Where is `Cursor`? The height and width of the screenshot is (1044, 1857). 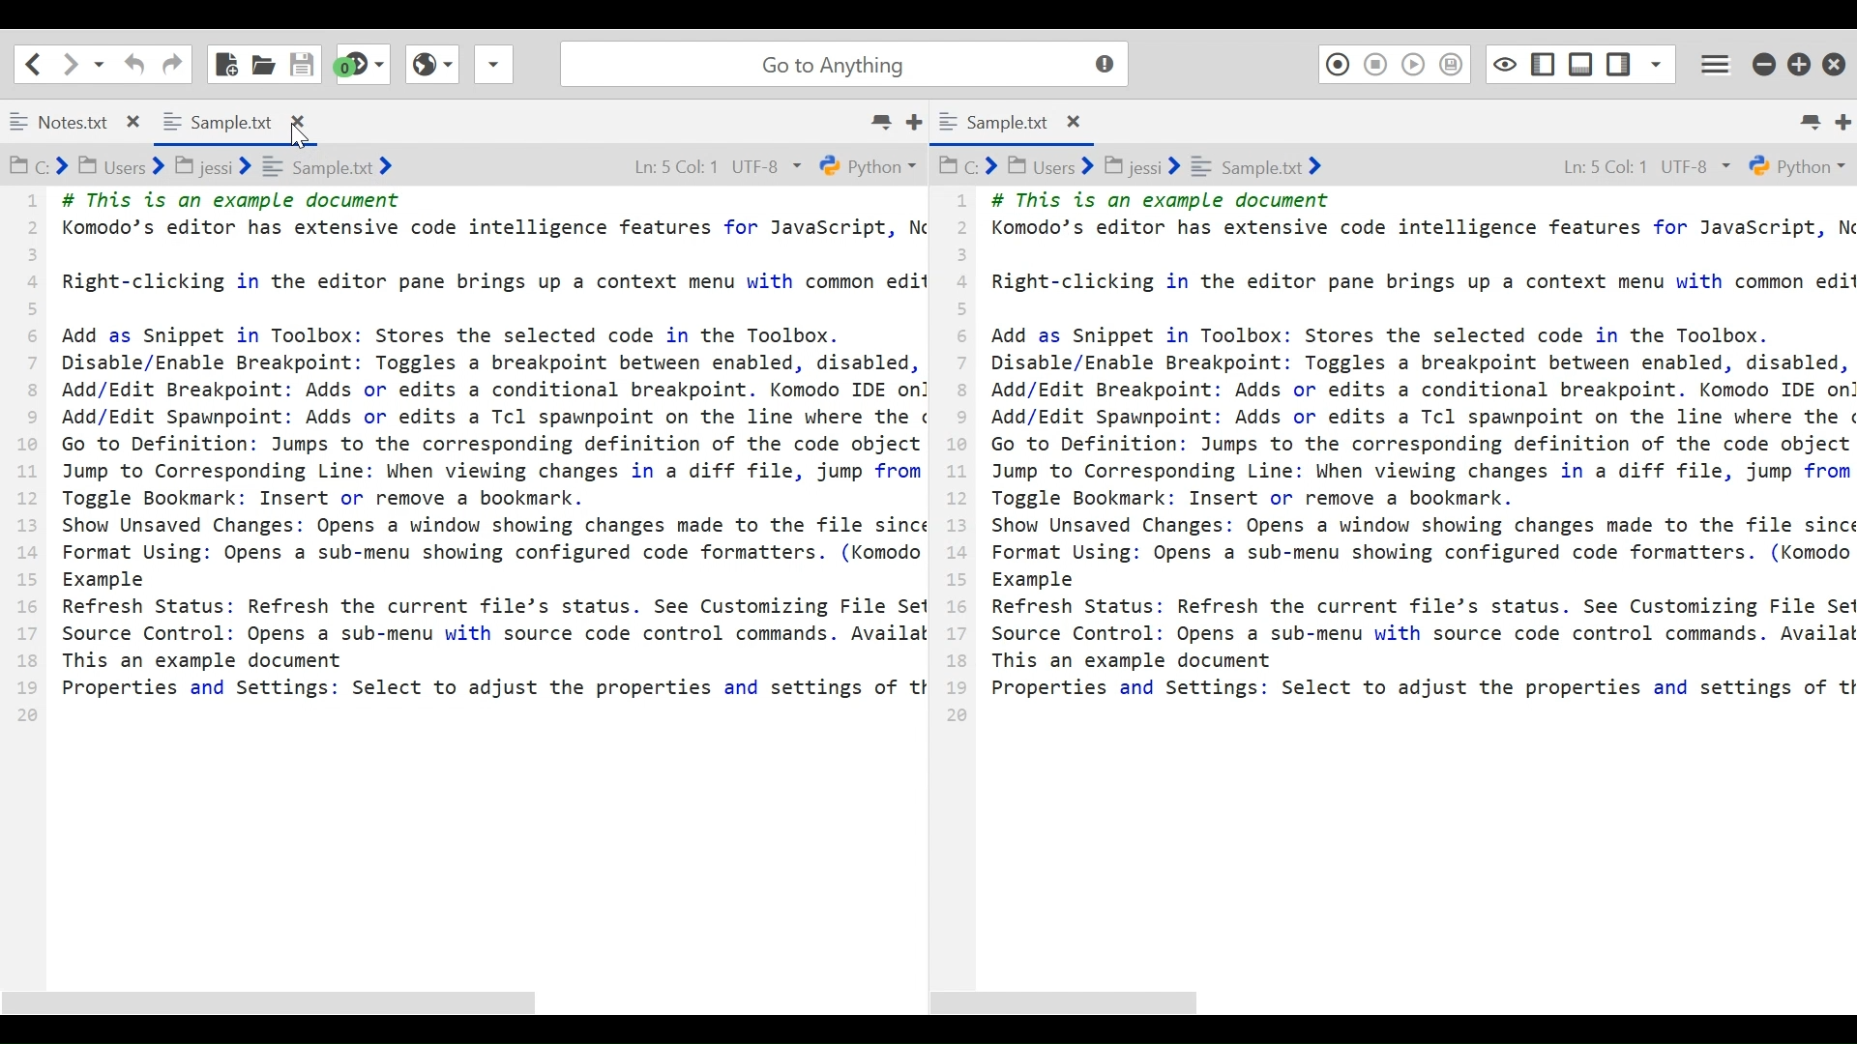
Cursor is located at coordinates (295, 132).